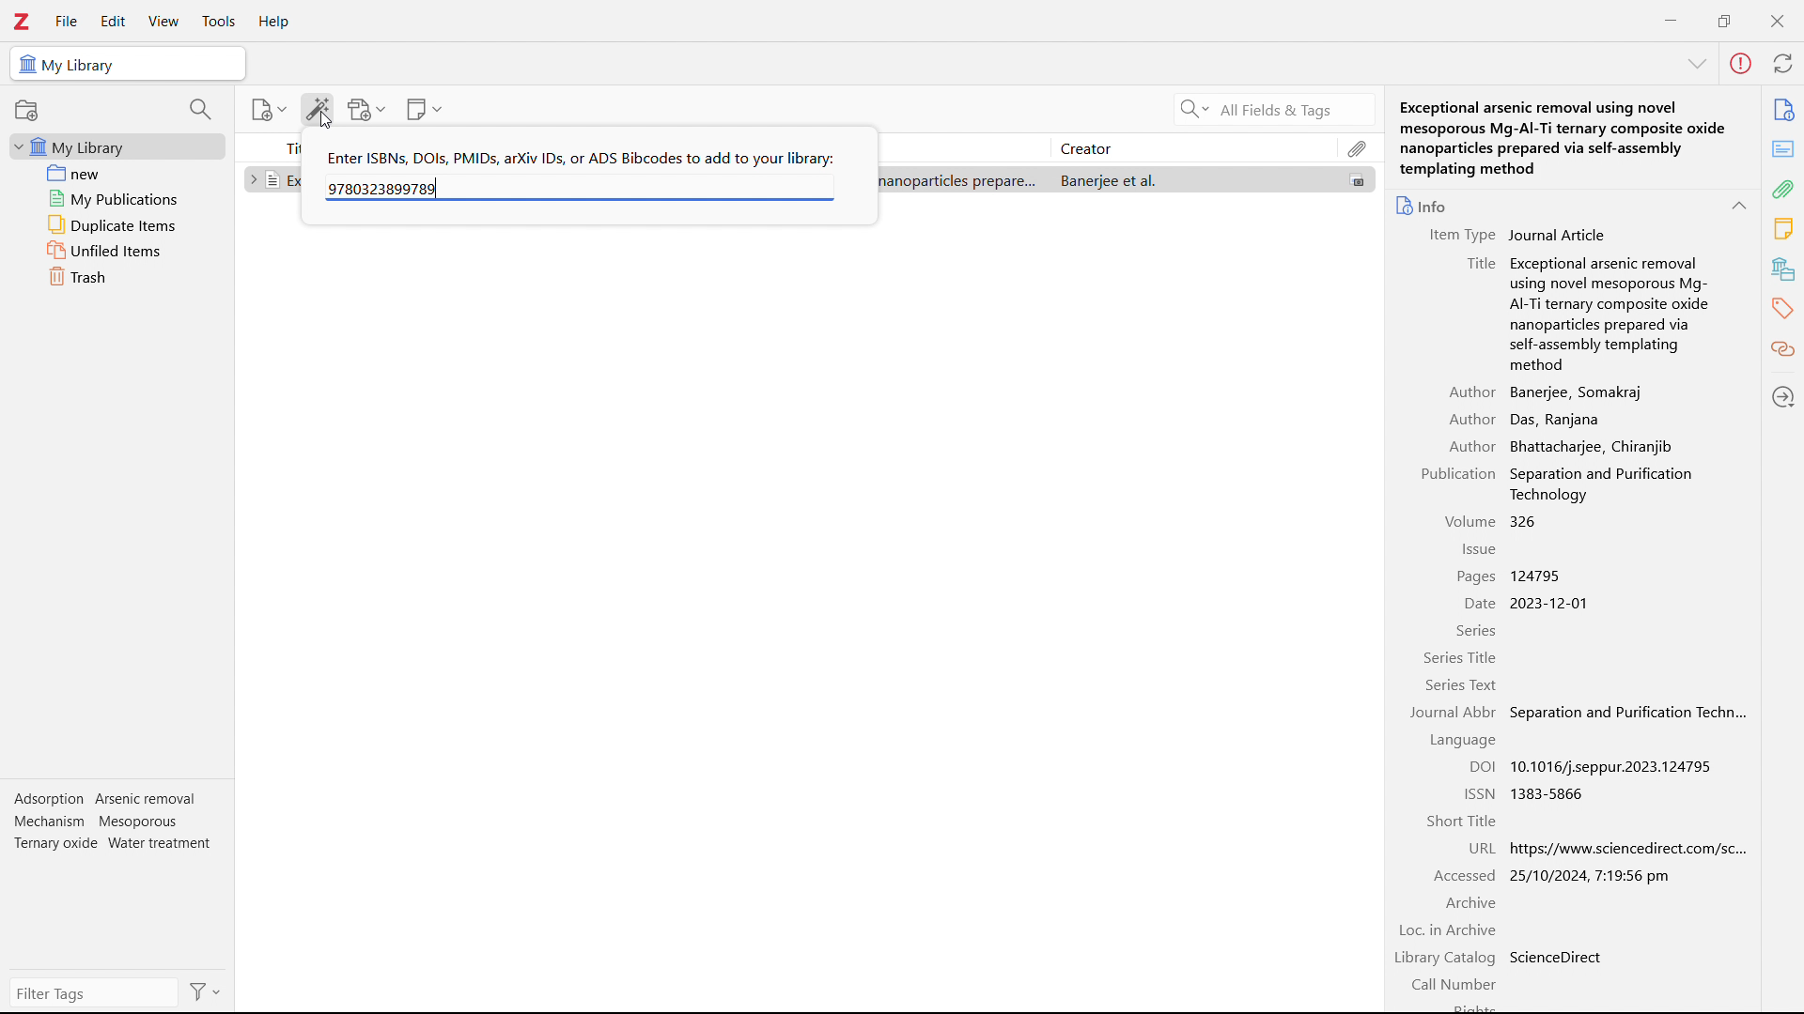 The width and height of the screenshot is (1804, 1014). I want to click on 10.1016/j.seppur.2023.124795, so click(1614, 766).